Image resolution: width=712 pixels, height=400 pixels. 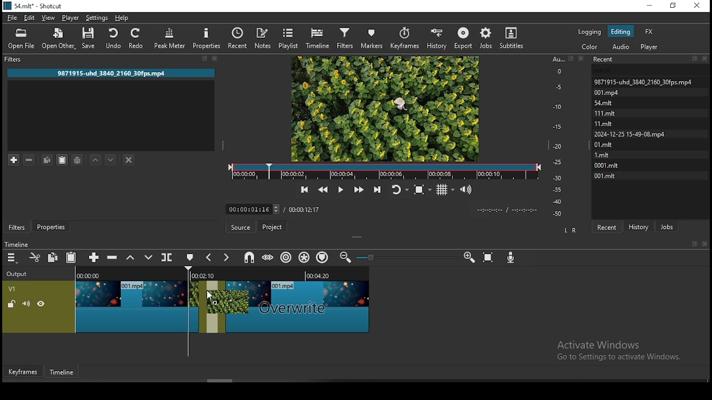 I want to click on restore, so click(x=674, y=7).